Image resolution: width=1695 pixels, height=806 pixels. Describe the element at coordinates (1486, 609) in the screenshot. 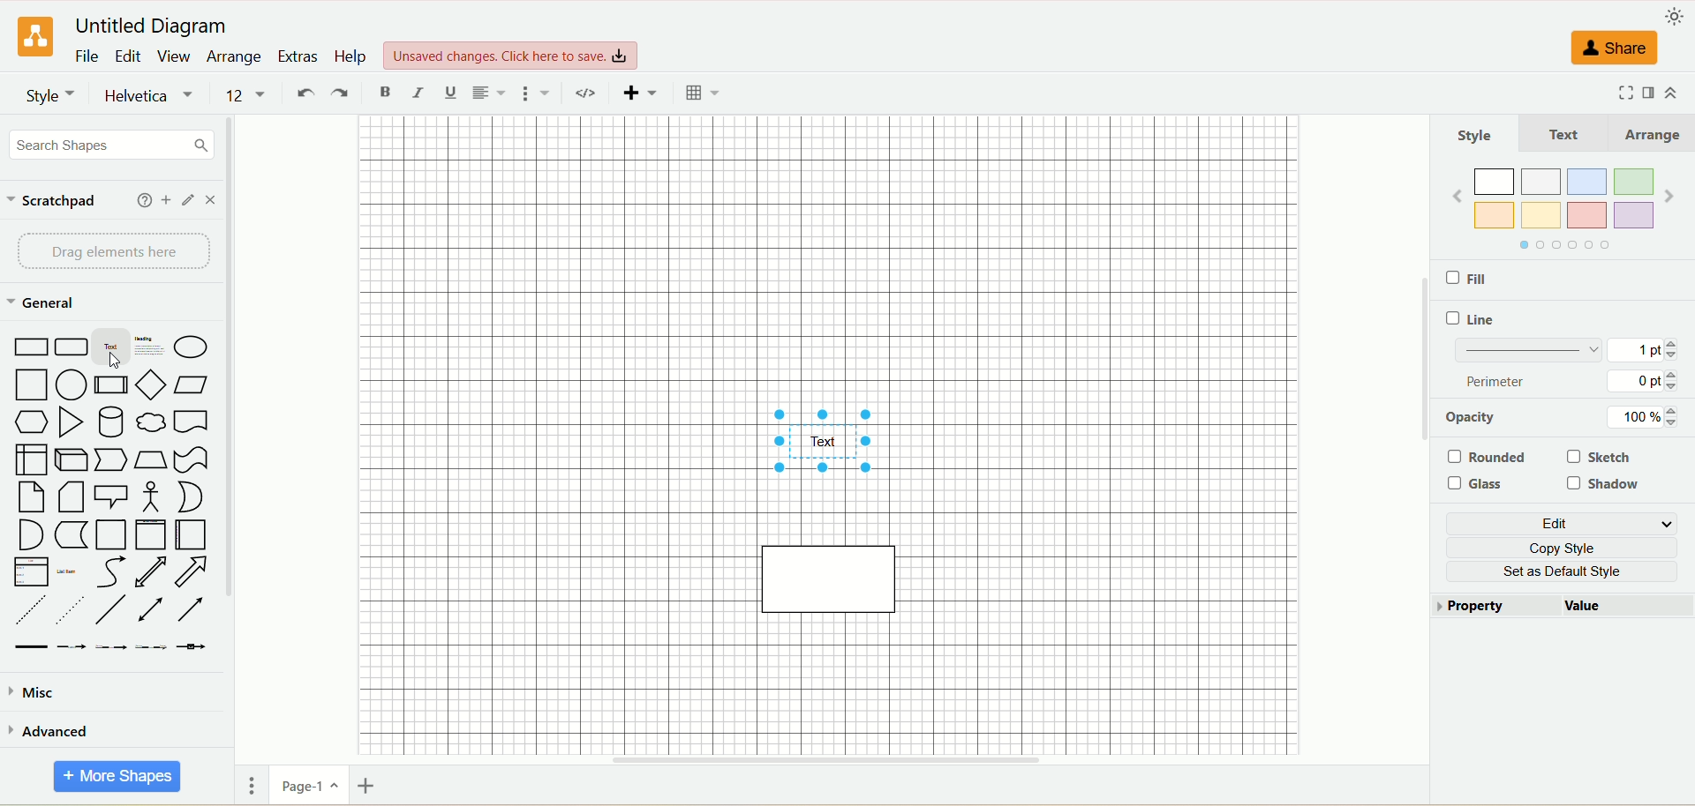

I see `property` at that location.